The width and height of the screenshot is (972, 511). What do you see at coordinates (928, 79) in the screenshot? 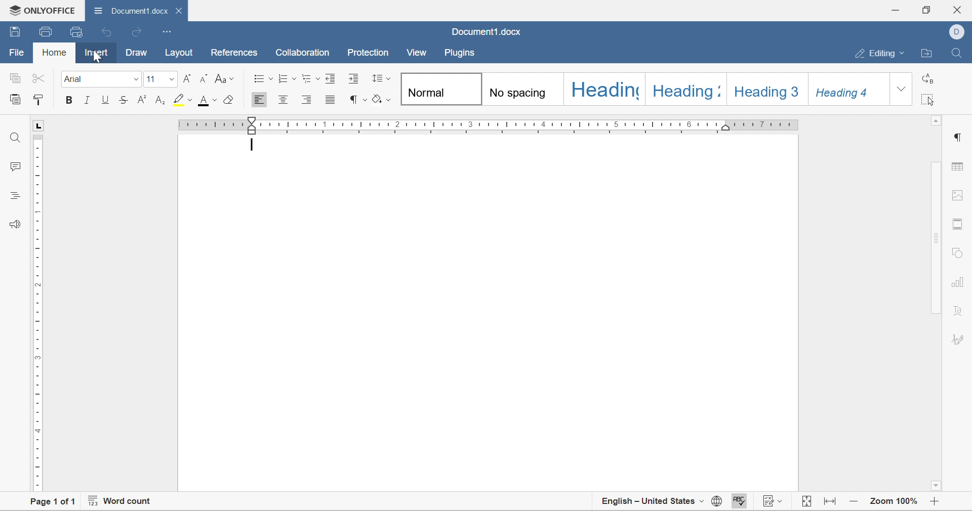
I see `Replace` at bounding box center [928, 79].